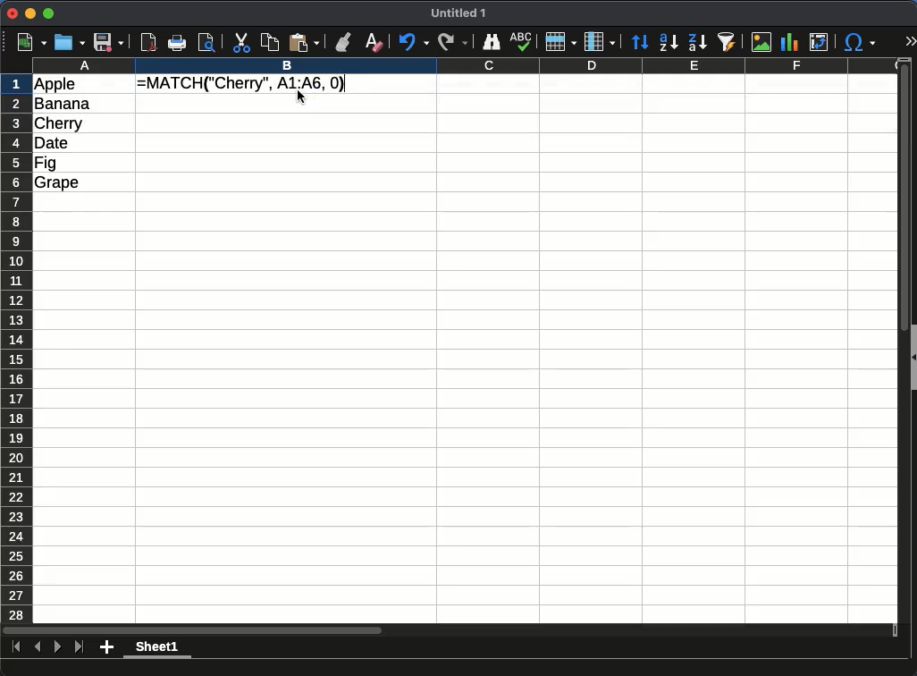  What do you see at coordinates (13, 13) in the screenshot?
I see `close` at bounding box center [13, 13].